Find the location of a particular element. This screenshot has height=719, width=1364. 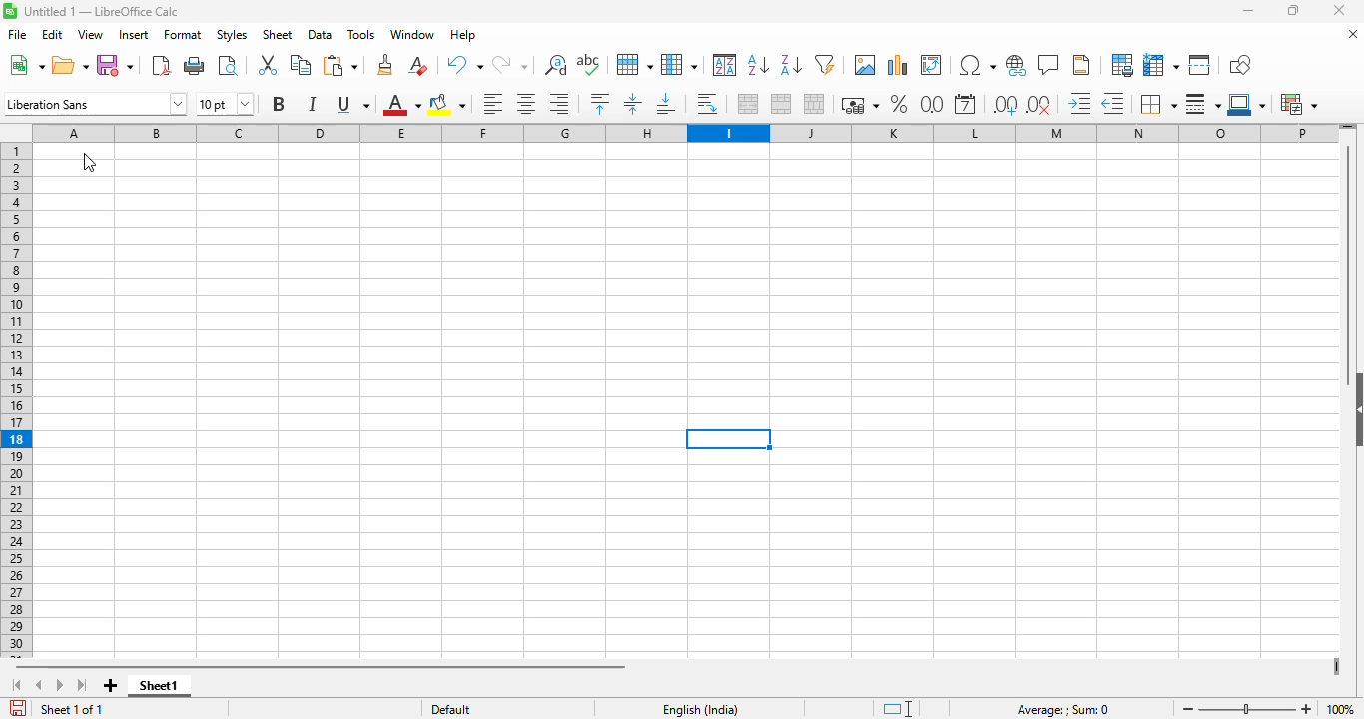

zoom factor is located at coordinates (1340, 710).